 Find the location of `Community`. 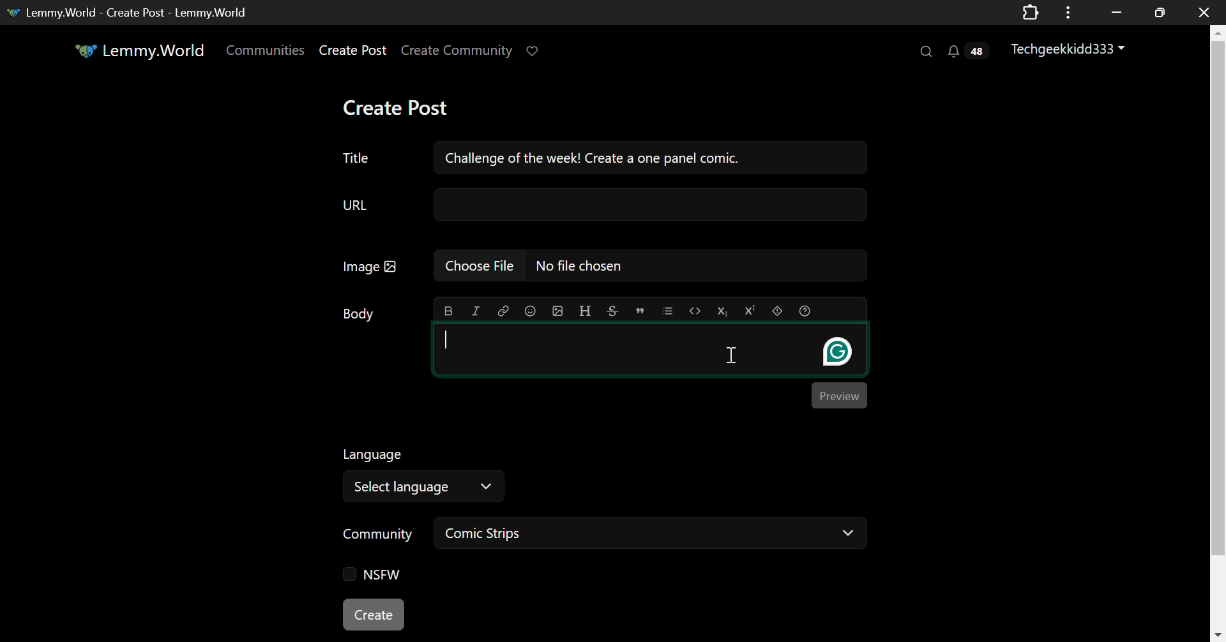

Community is located at coordinates (375, 535).